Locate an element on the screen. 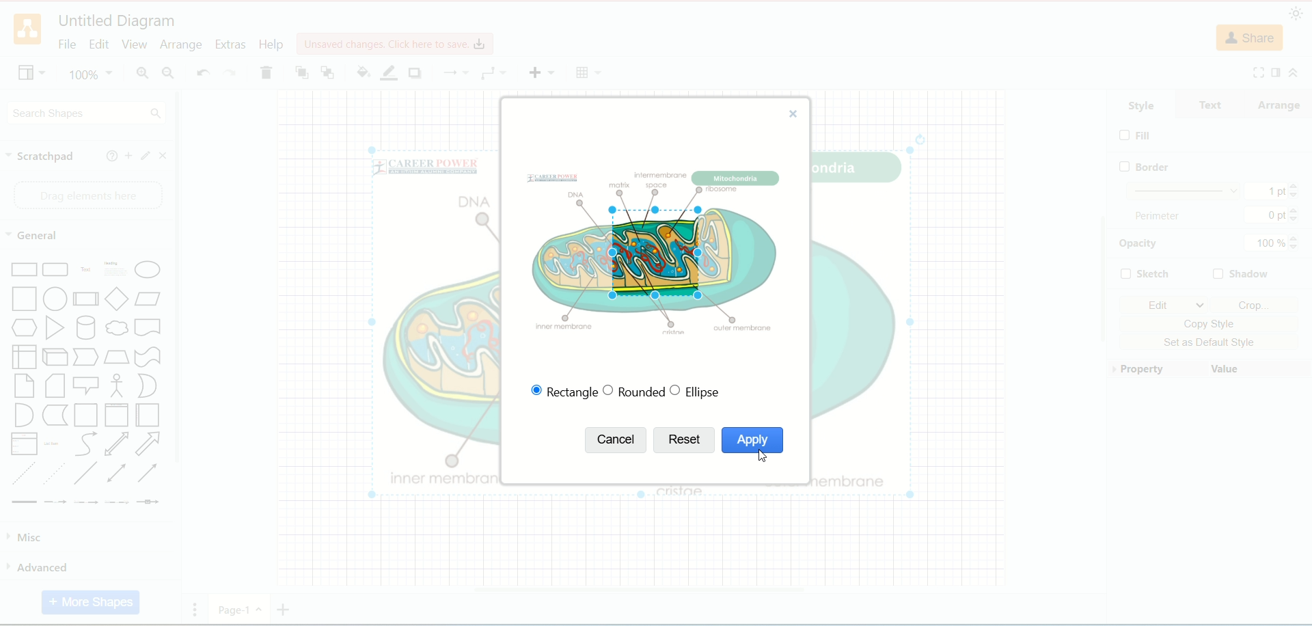 This screenshot has height=626, width=1312. Link is located at coordinates (24, 503).